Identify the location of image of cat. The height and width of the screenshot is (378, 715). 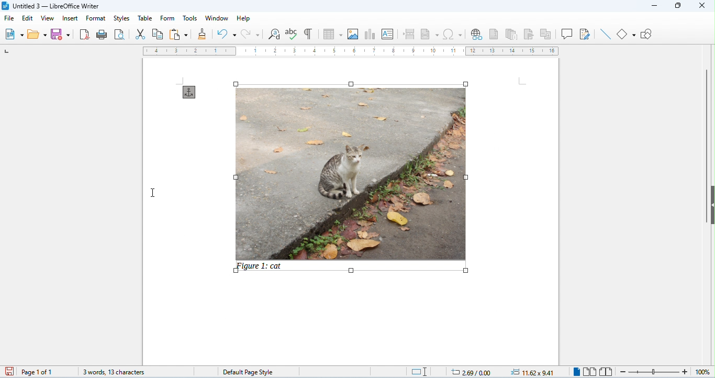
(350, 170).